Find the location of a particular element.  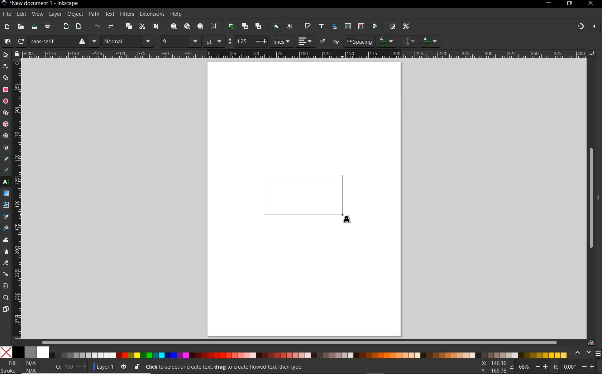

open document properties is located at coordinates (392, 26).